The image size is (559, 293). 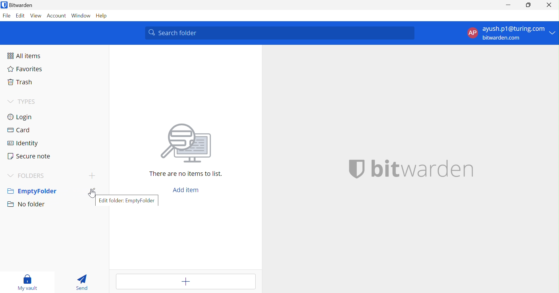 I want to click on bitwarden logo, so click(x=351, y=169).